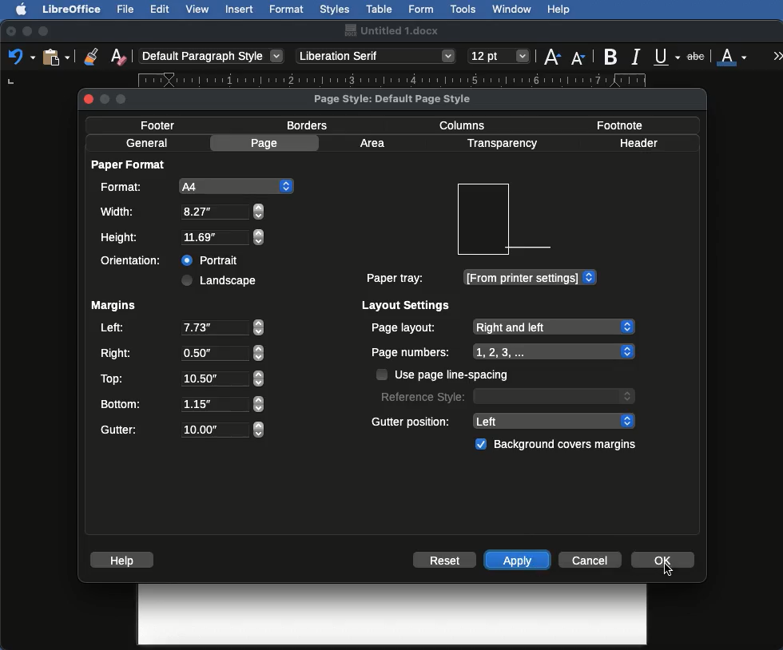  Describe the element at coordinates (612, 57) in the screenshot. I see `Bold` at that location.